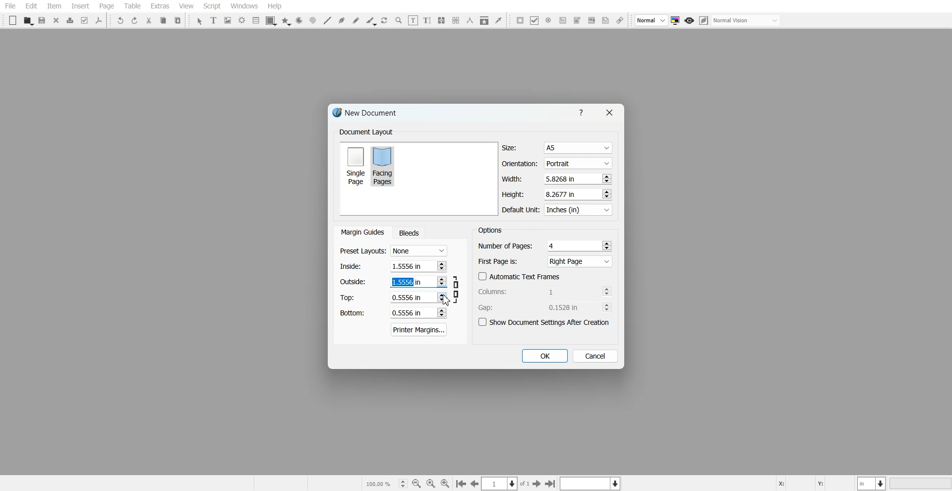 The height and width of the screenshot is (491, 952). Describe the element at coordinates (407, 313) in the screenshot. I see `0.5556 in` at that location.